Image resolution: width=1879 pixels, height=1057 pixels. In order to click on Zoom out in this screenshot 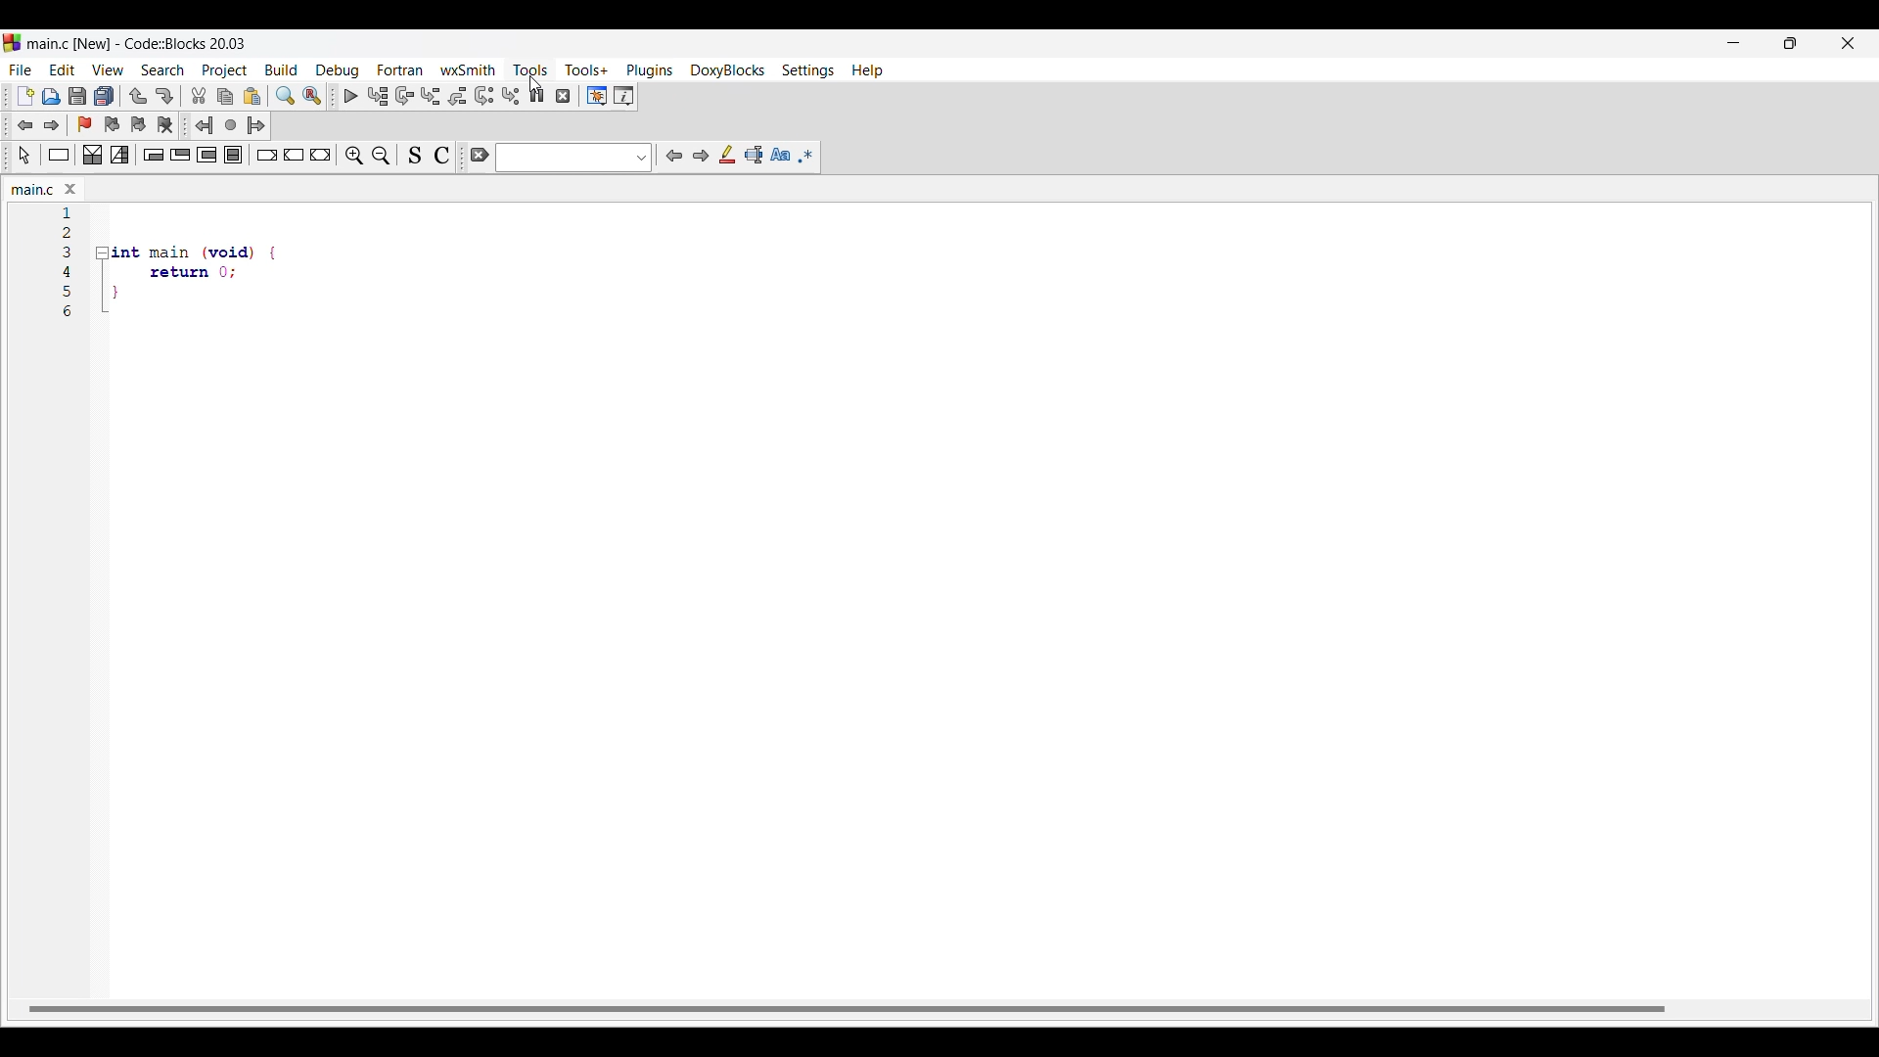, I will do `click(381, 157)`.